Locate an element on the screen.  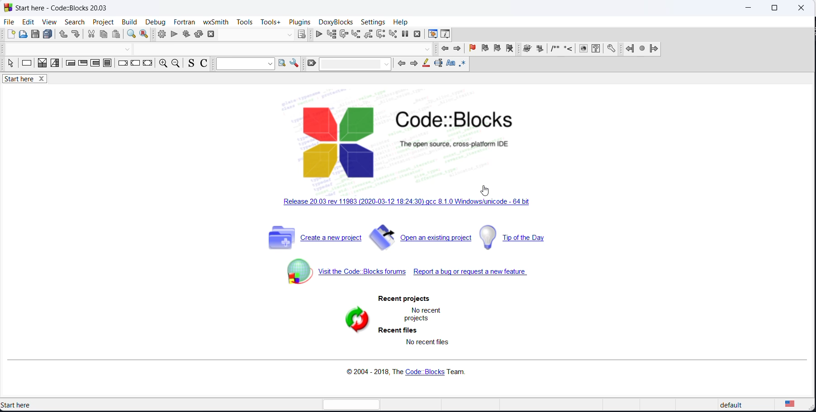
jump back is located at coordinates (629, 49).